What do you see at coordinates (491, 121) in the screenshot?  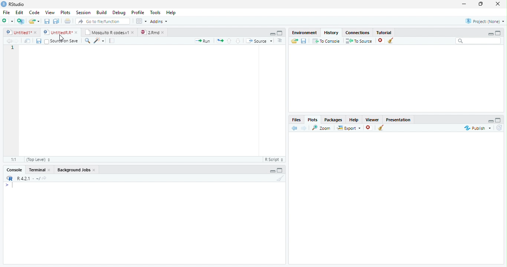 I see `Hide` at bounding box center [491, 121].